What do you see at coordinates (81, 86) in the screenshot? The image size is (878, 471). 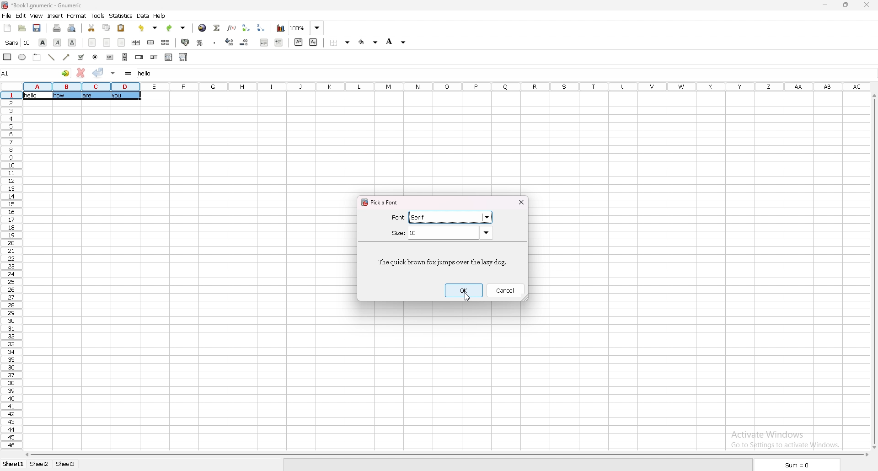 I see `selected cell column` at bounding box center [81, 86].